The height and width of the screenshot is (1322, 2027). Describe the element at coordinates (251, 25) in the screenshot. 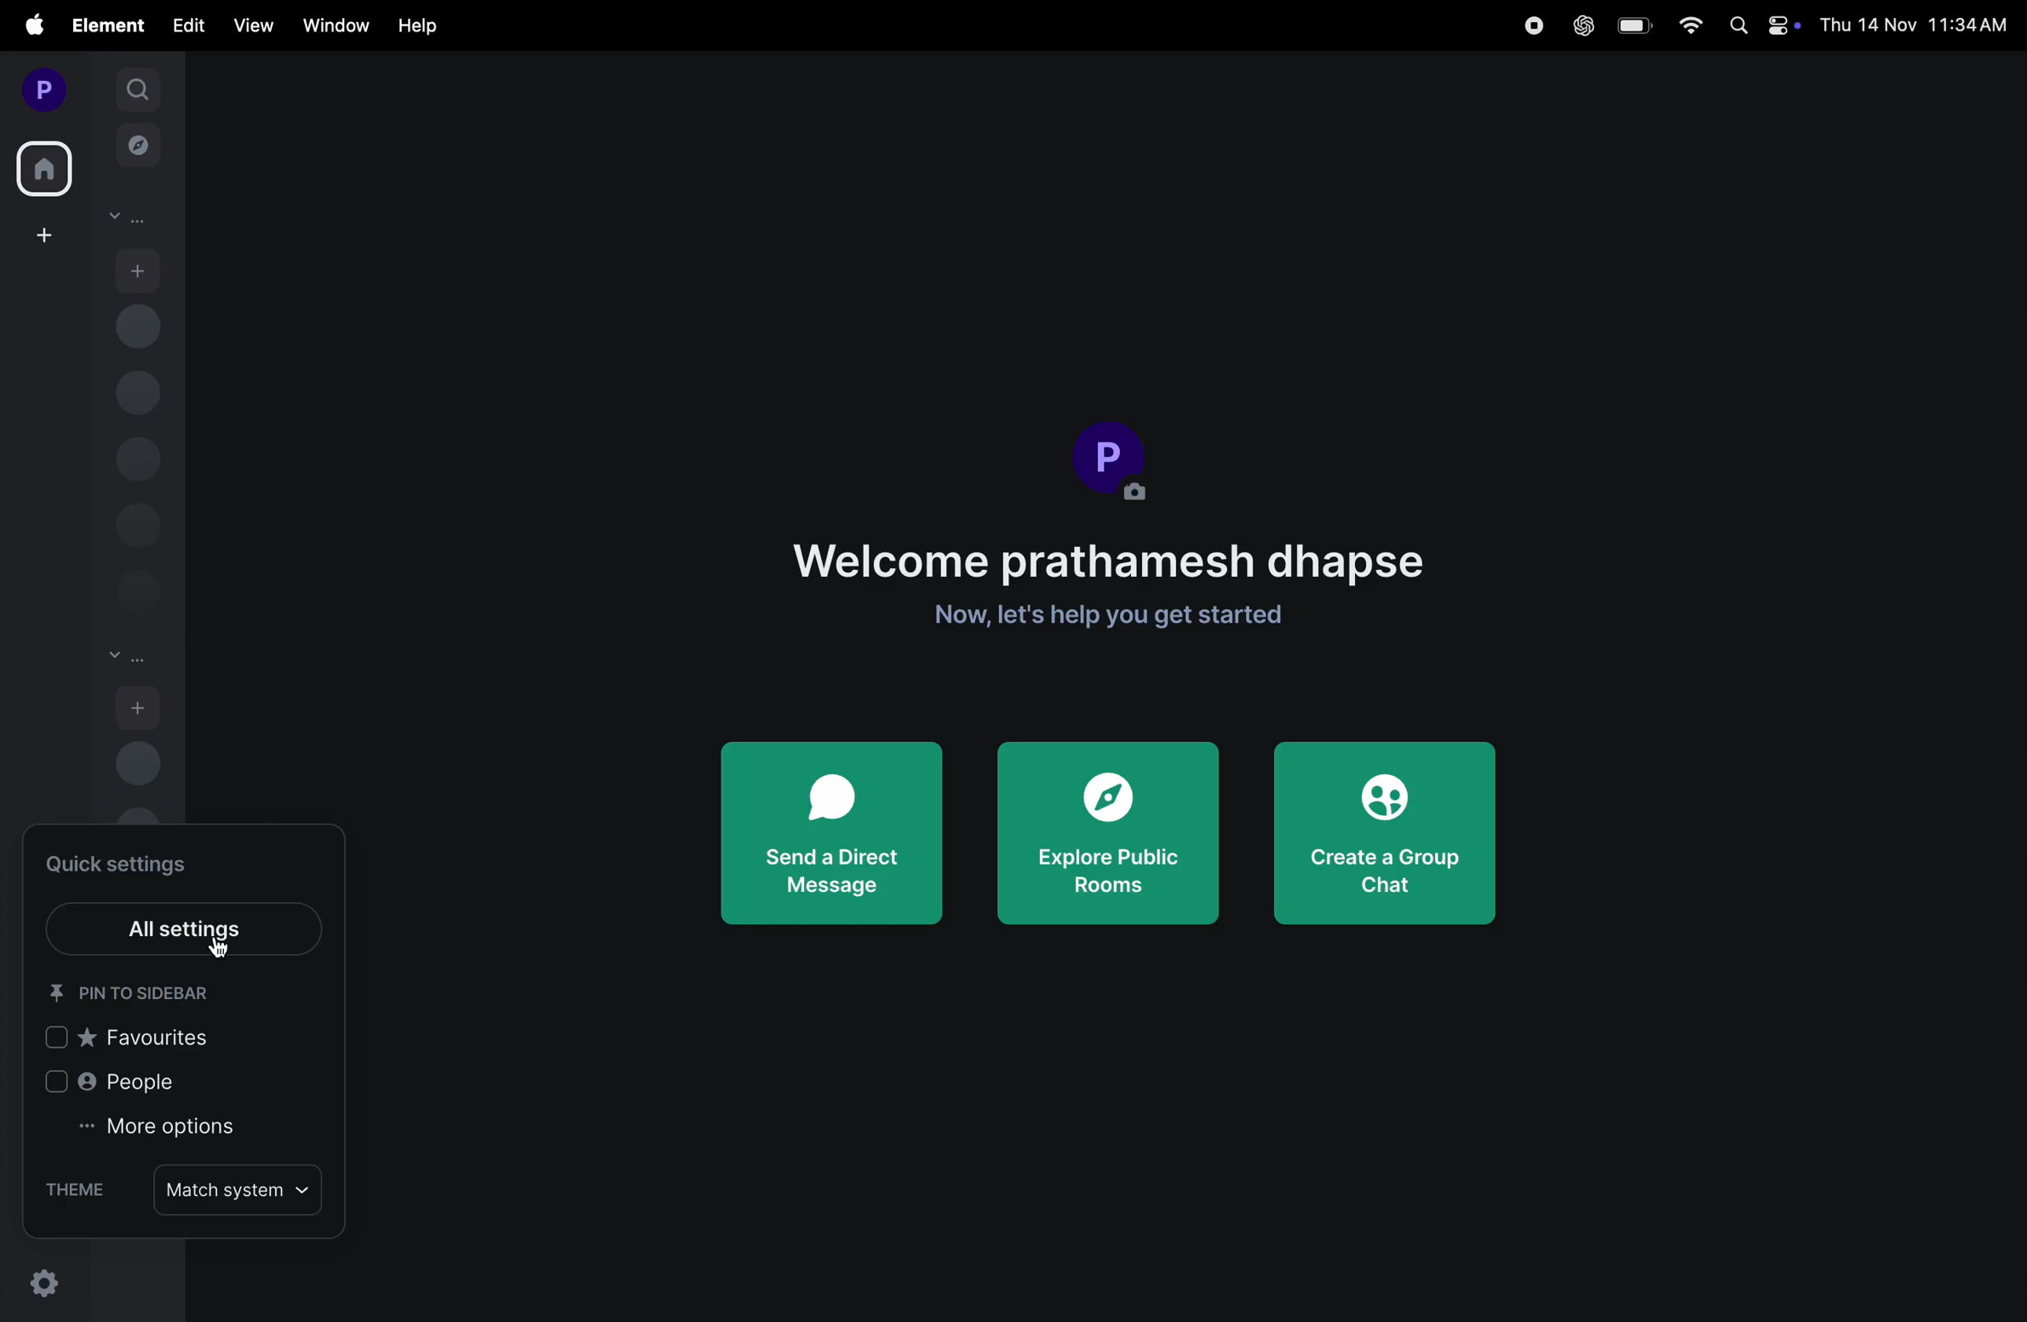

I see `view` at that location.